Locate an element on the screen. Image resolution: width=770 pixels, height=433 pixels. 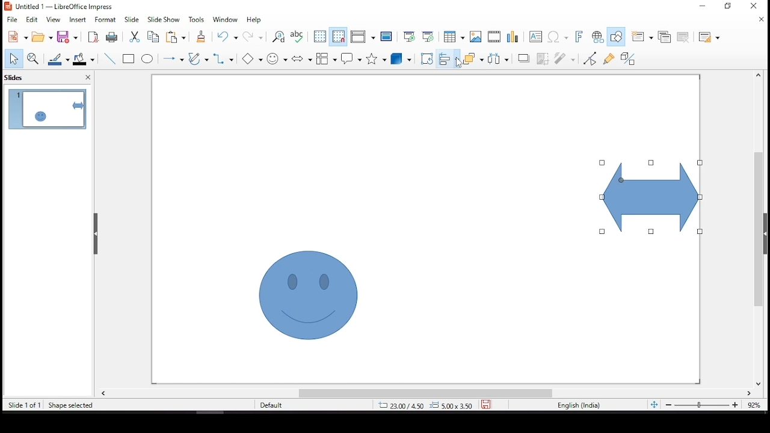
rotate is located at coordinates (427, 58).